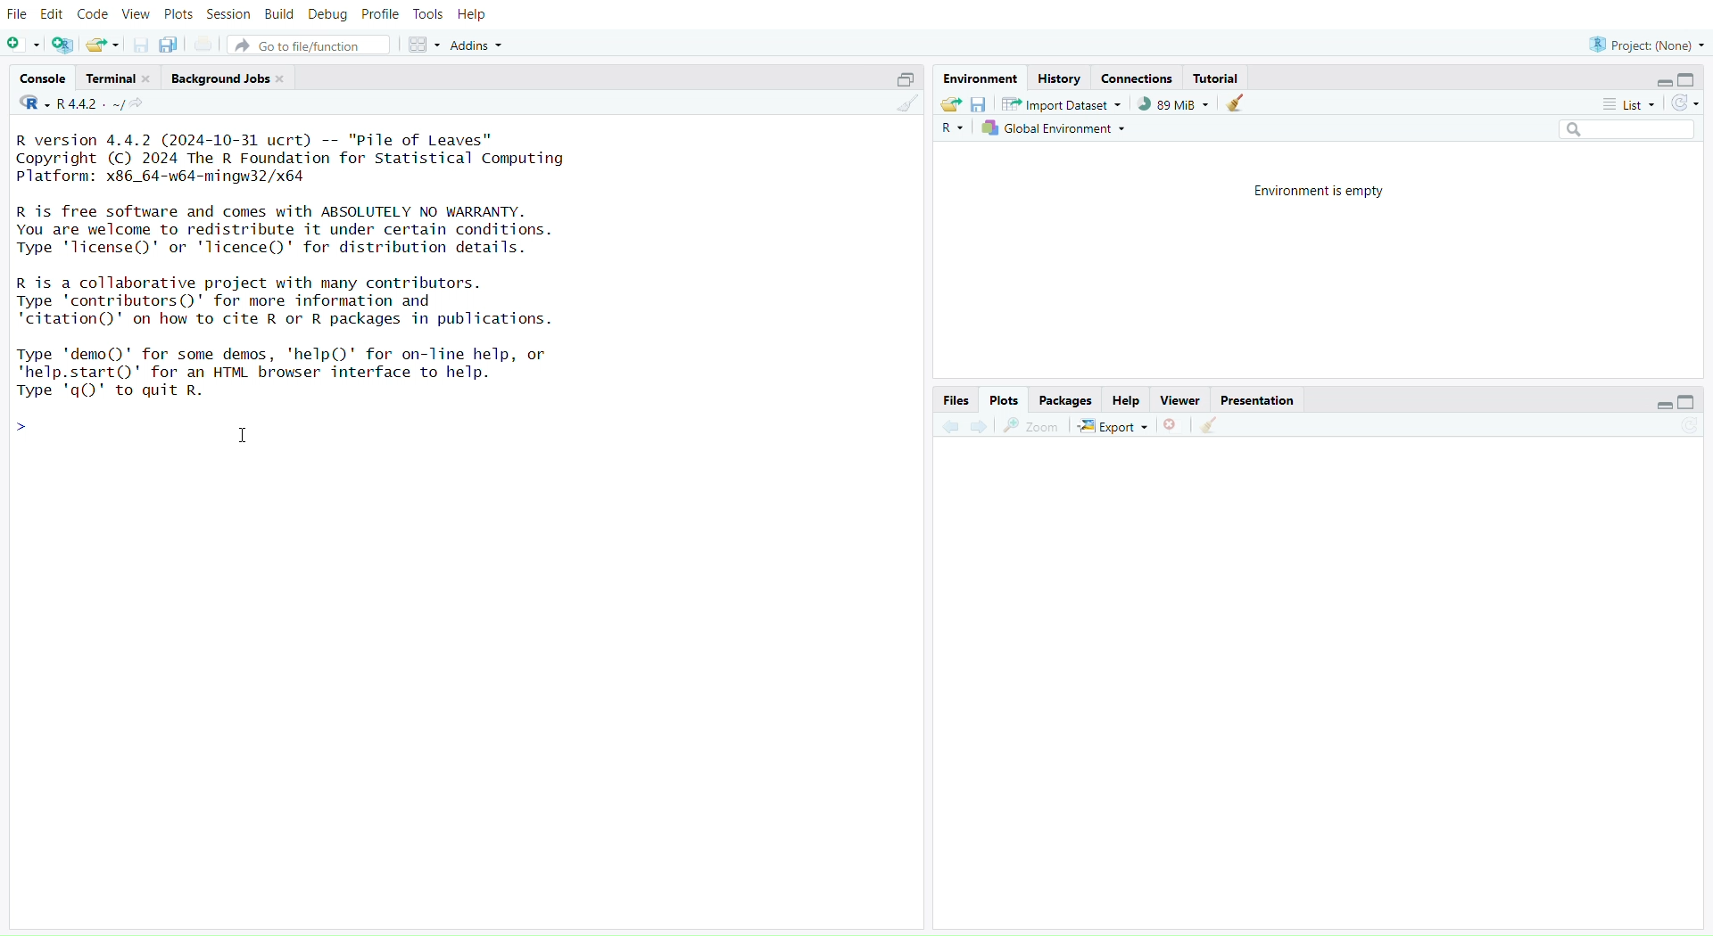 The height and width of the screenshot is (936, 1713). What do you see at coordinates (1257, 400) in the screenshot?
I see `Presentation` at bounding box center [1257, 400].